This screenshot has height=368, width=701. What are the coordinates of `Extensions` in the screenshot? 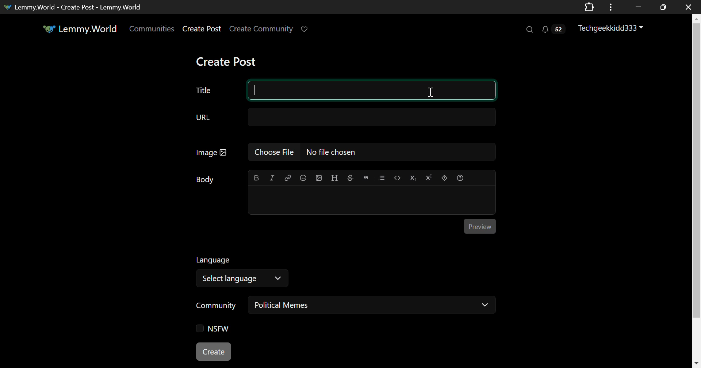 It's located at (590, 7).